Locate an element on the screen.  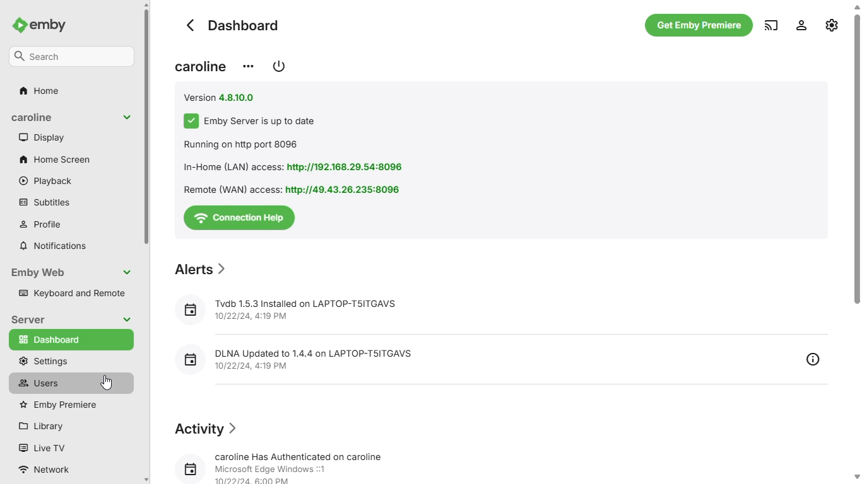
settings is located at coordinates (43, 361).